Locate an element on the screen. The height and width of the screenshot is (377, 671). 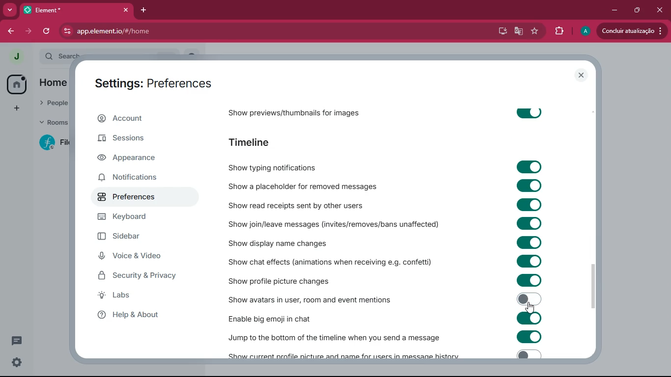
show profile picture changes is located at coordinates (301, 279).